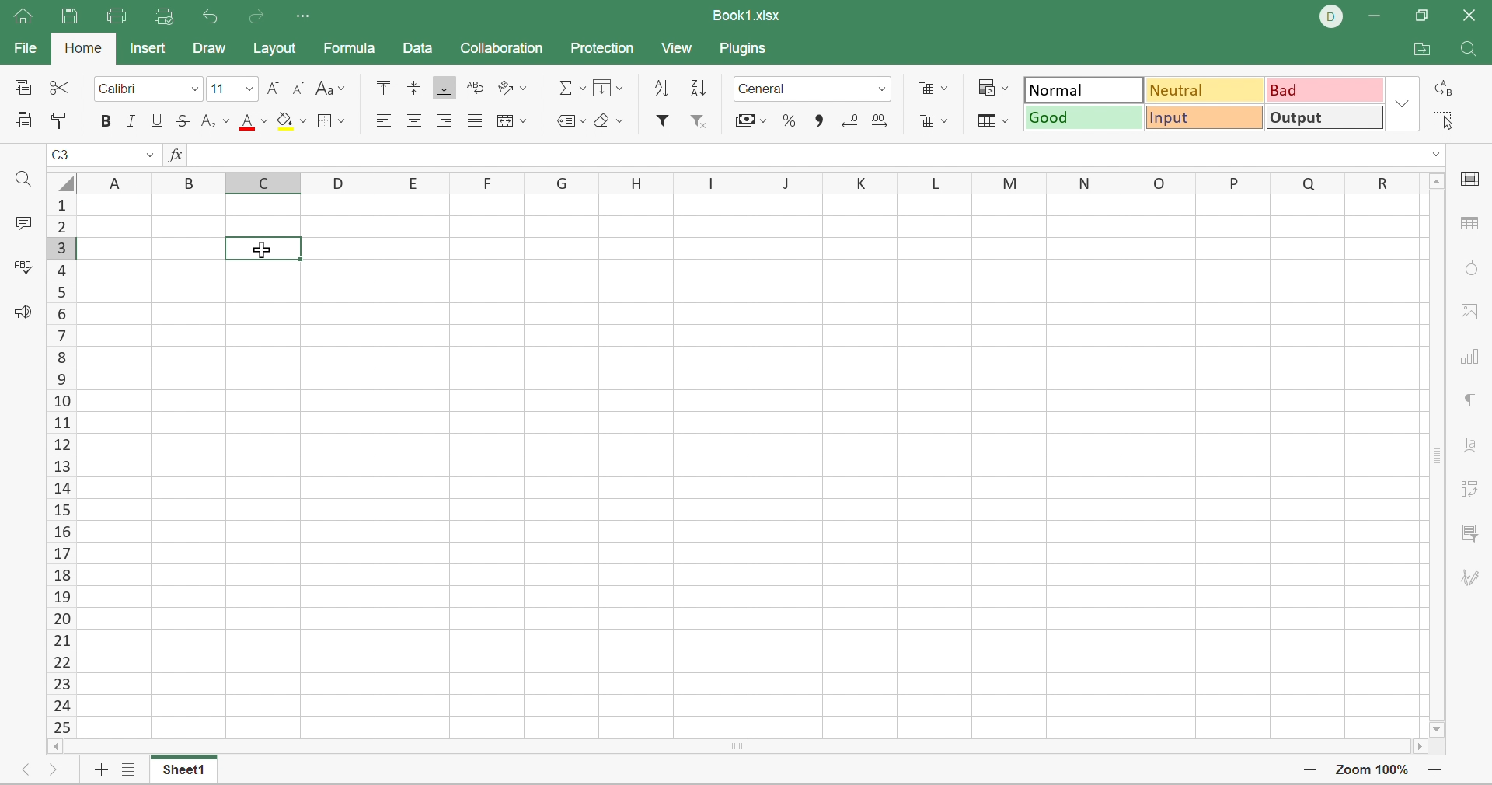 The width and height of the screenshot is (1492, 785). Describe the element at coordinates (818, 118) in the screenshot. I see `Comma style` at that location.